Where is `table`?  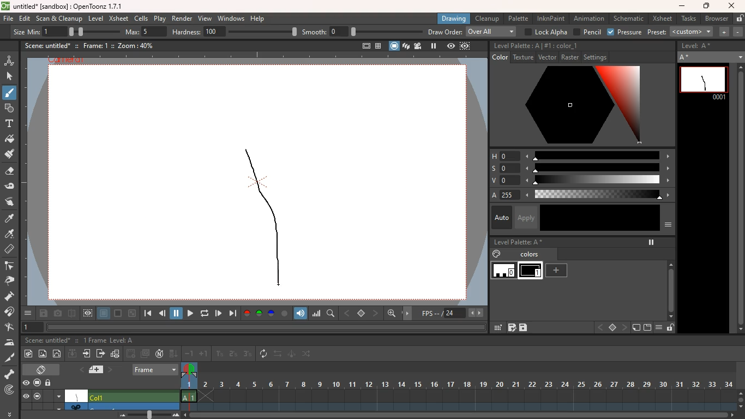 table is located at coordinates (377, 45).